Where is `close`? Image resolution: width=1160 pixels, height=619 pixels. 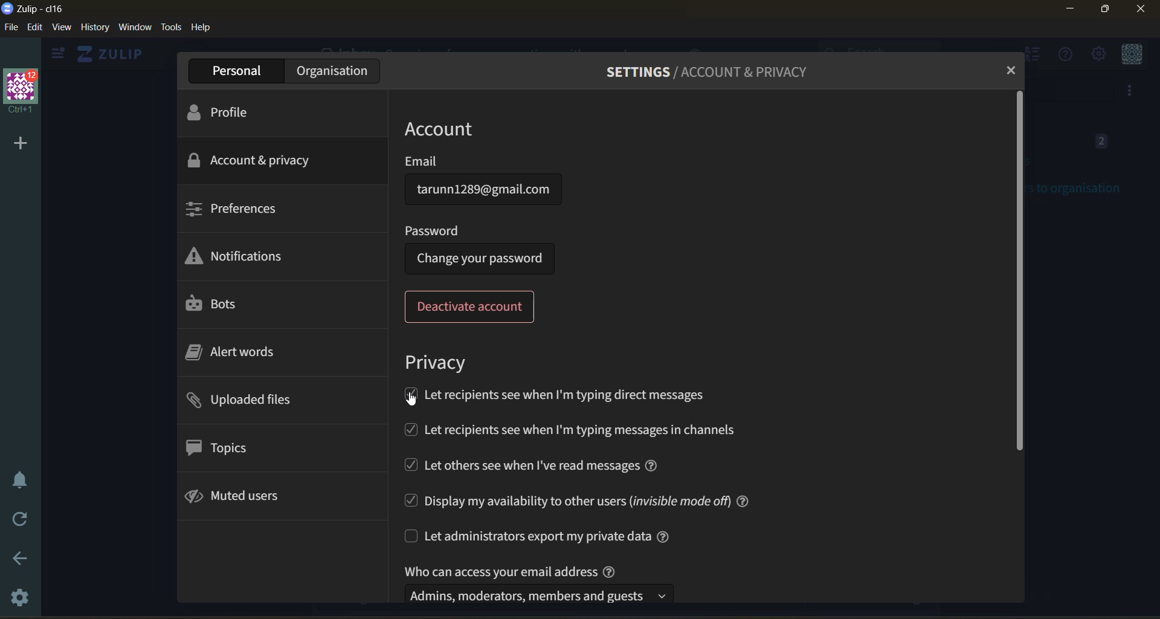 close is located at coordinates (1143, 9).